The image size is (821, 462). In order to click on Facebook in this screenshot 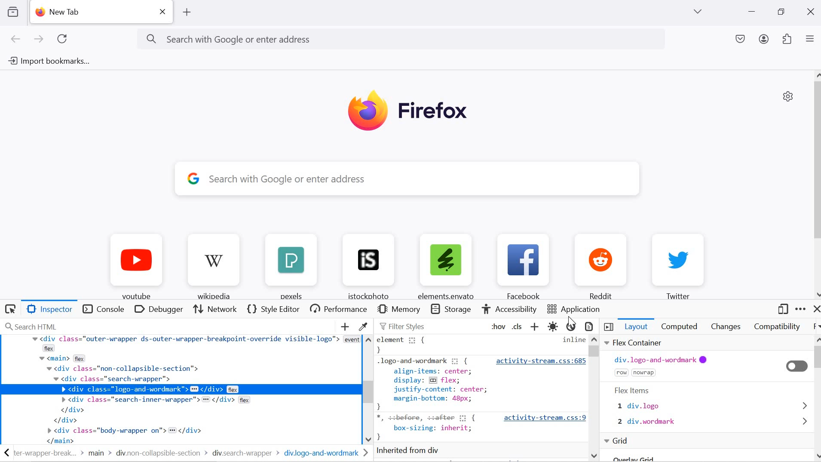, I will do `click(522, 264)`.